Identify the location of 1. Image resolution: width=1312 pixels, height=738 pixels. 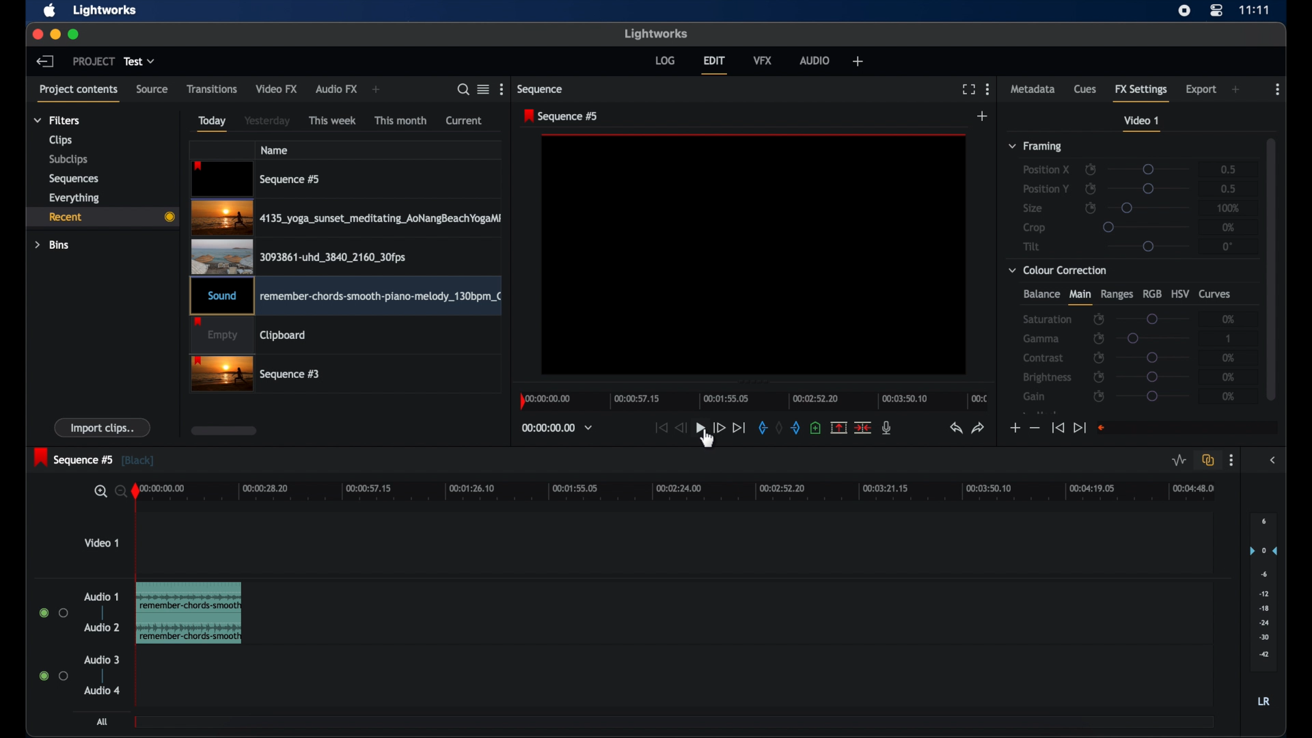
(1229, 338).